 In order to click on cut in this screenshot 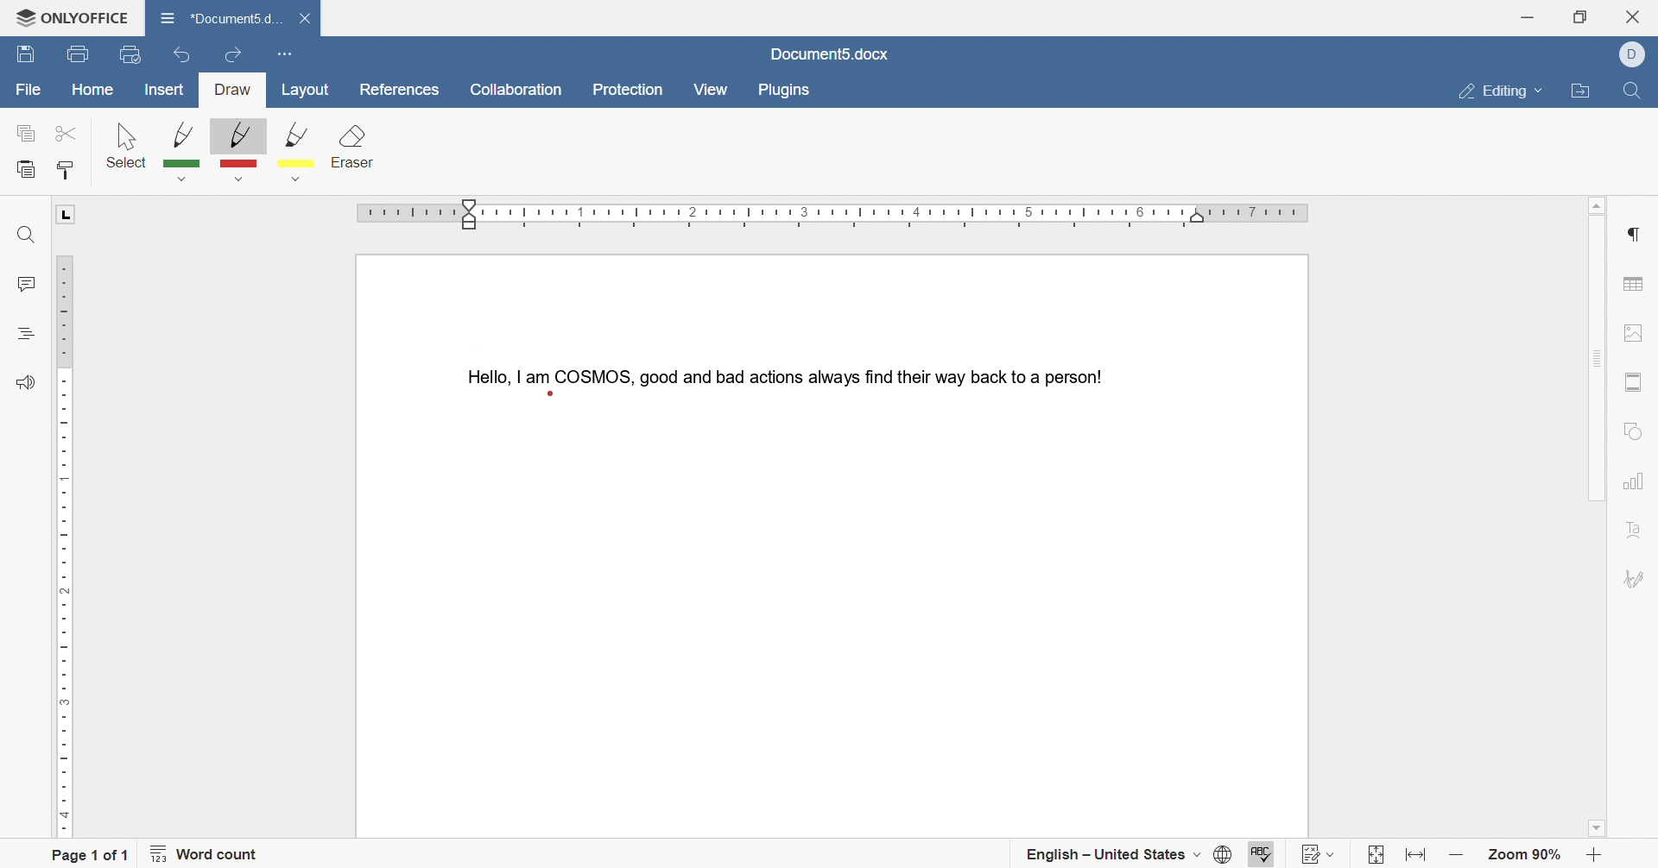, I will do `click(62, 132)`.